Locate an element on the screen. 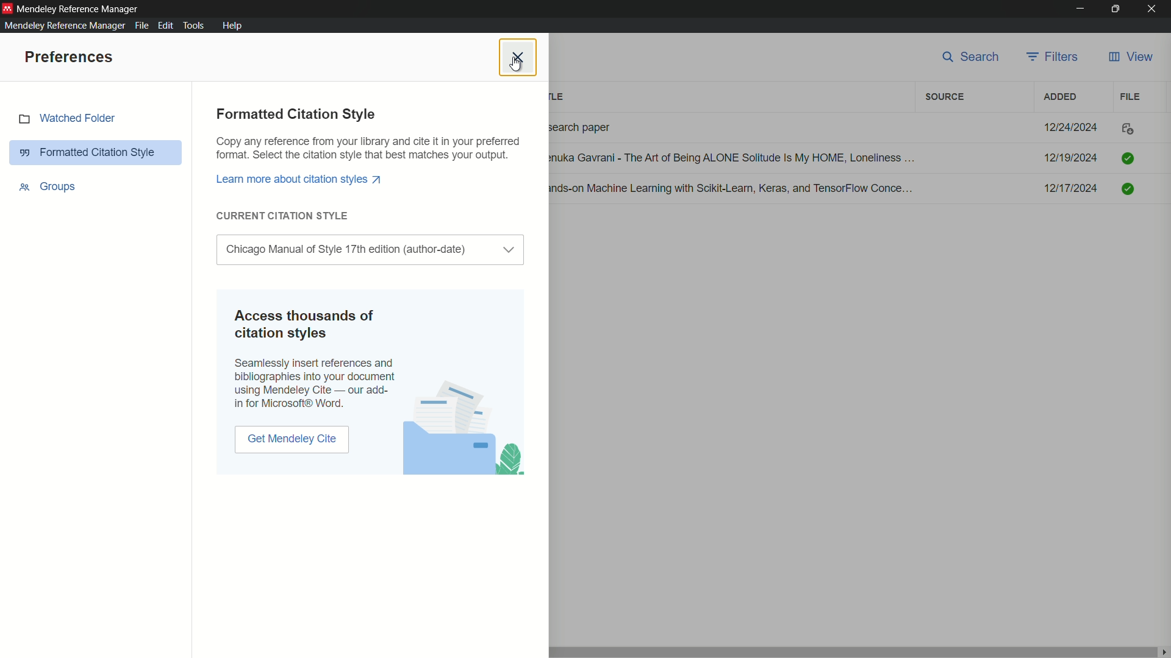  search is located at coordinates (972, 58).